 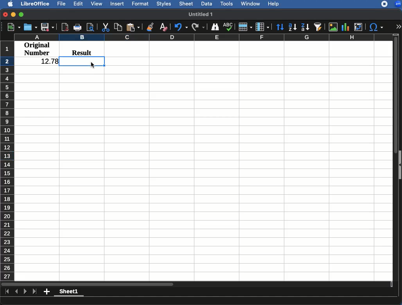 What do you see at coordinates (5, 15) in the screenshot?
I see `Close` at bounding box center [5, 15].